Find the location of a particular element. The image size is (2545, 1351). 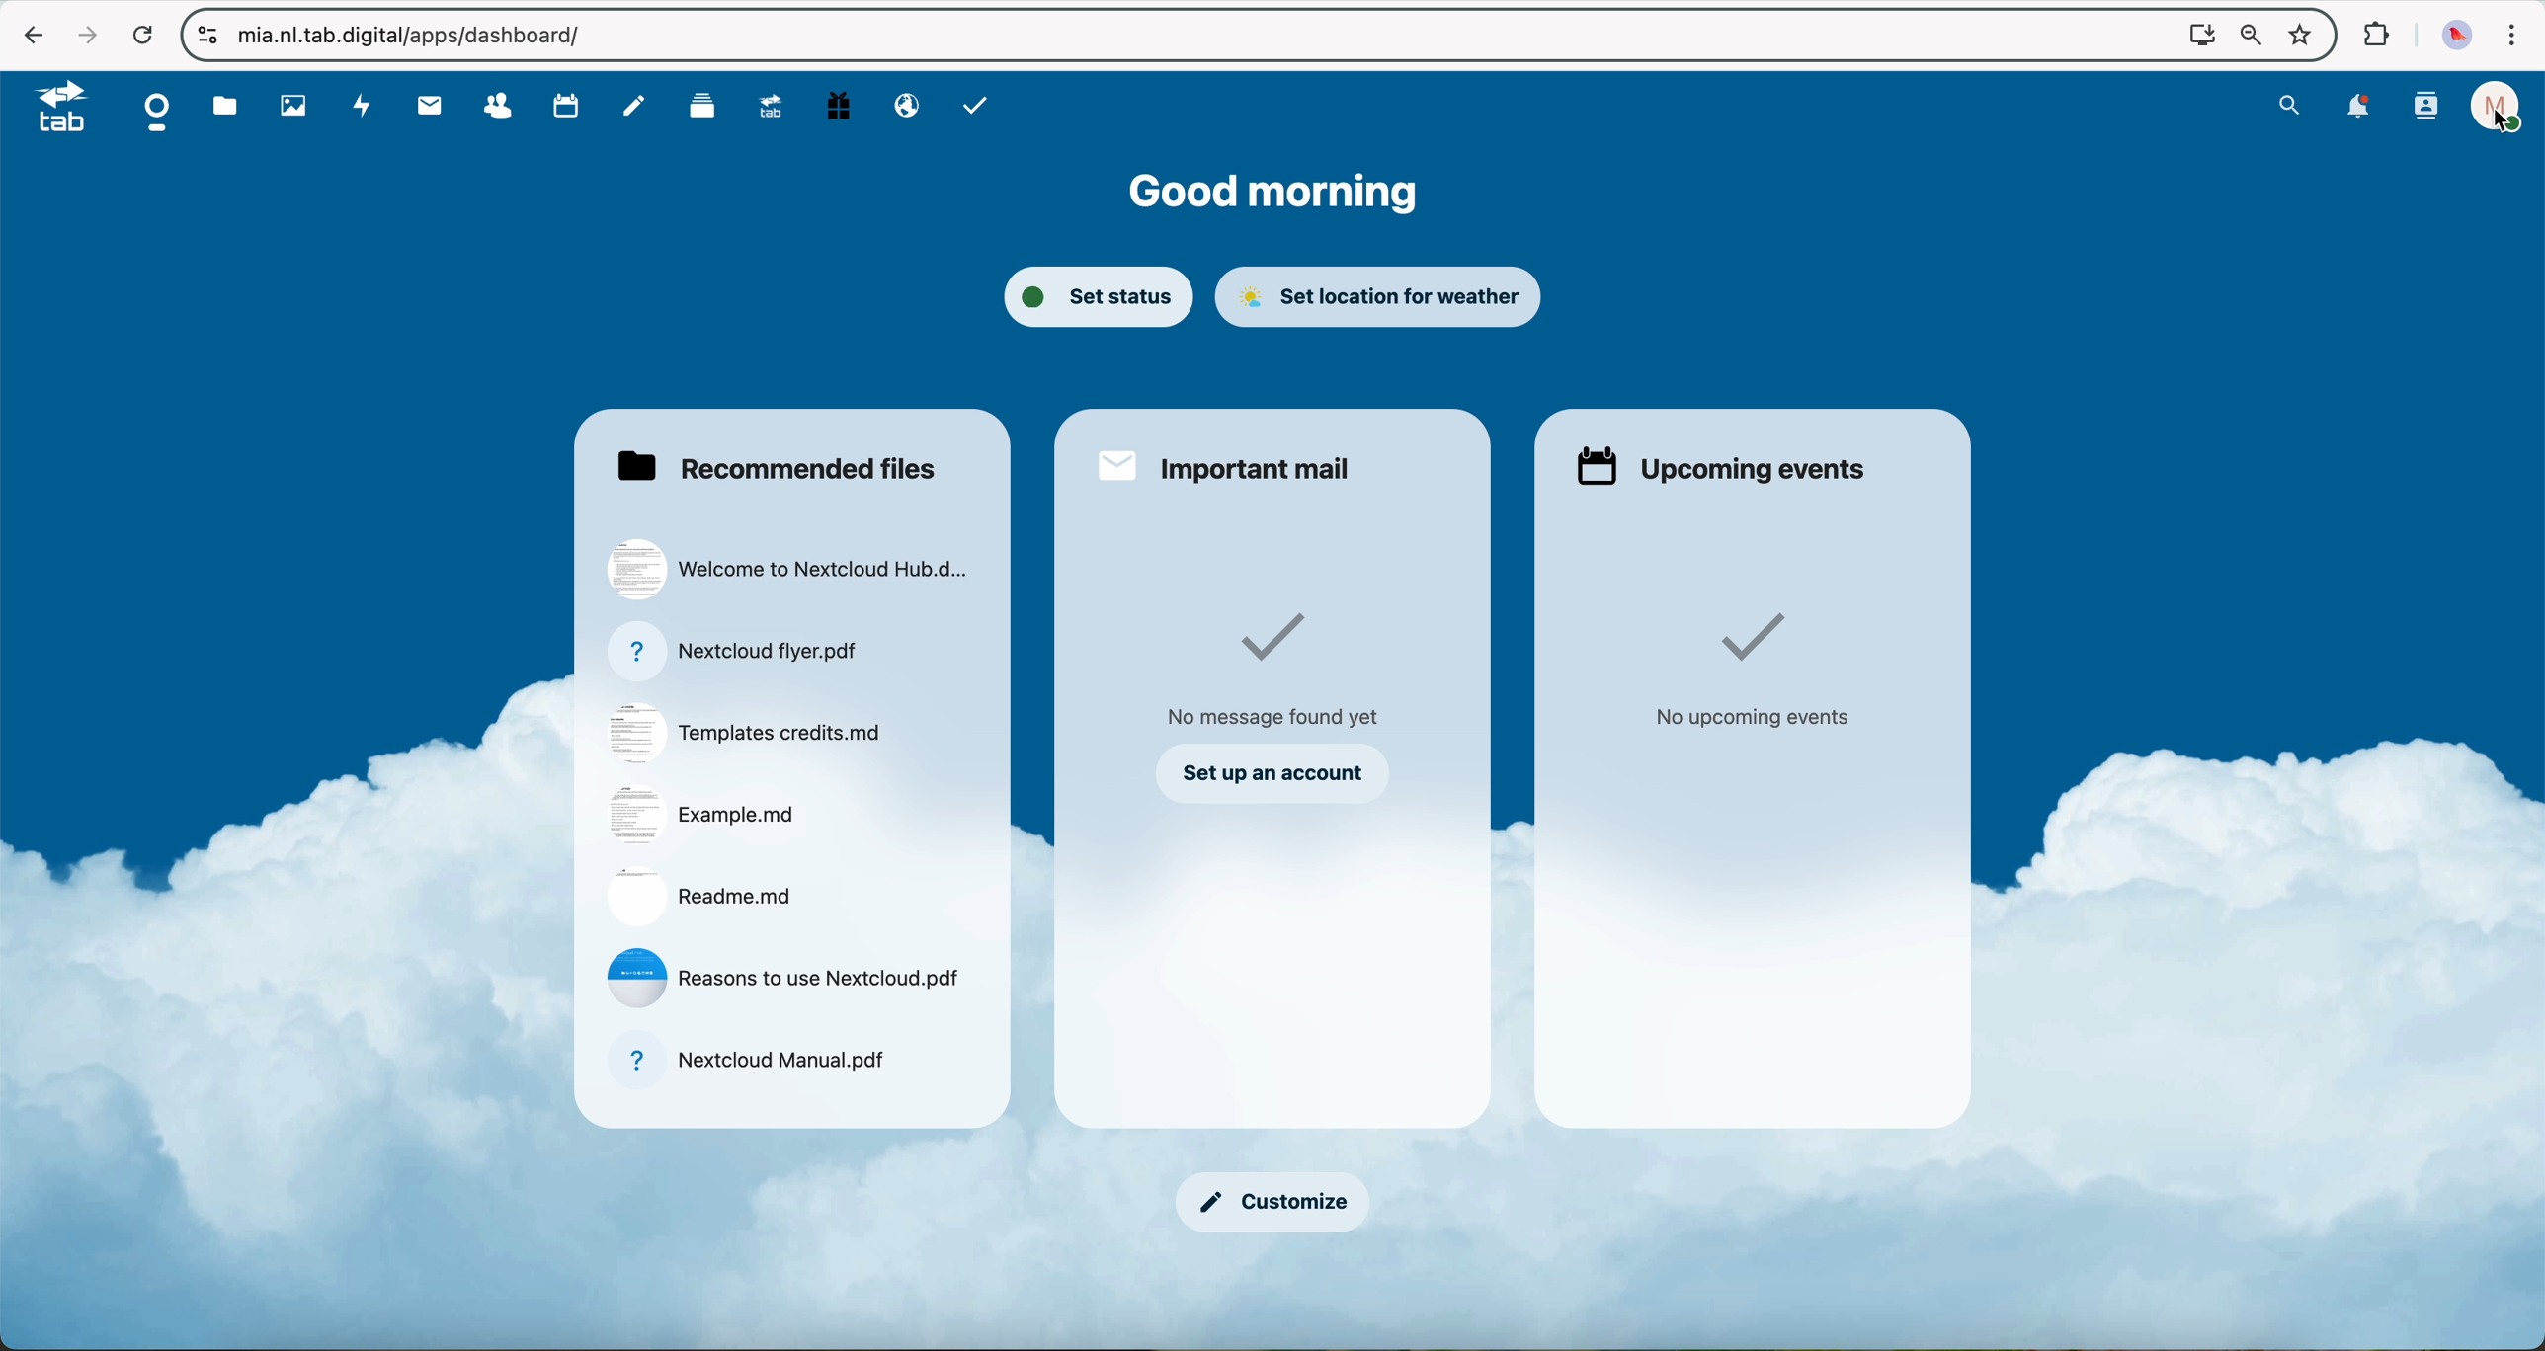

set up an account is located at coordinates (1281, 771).